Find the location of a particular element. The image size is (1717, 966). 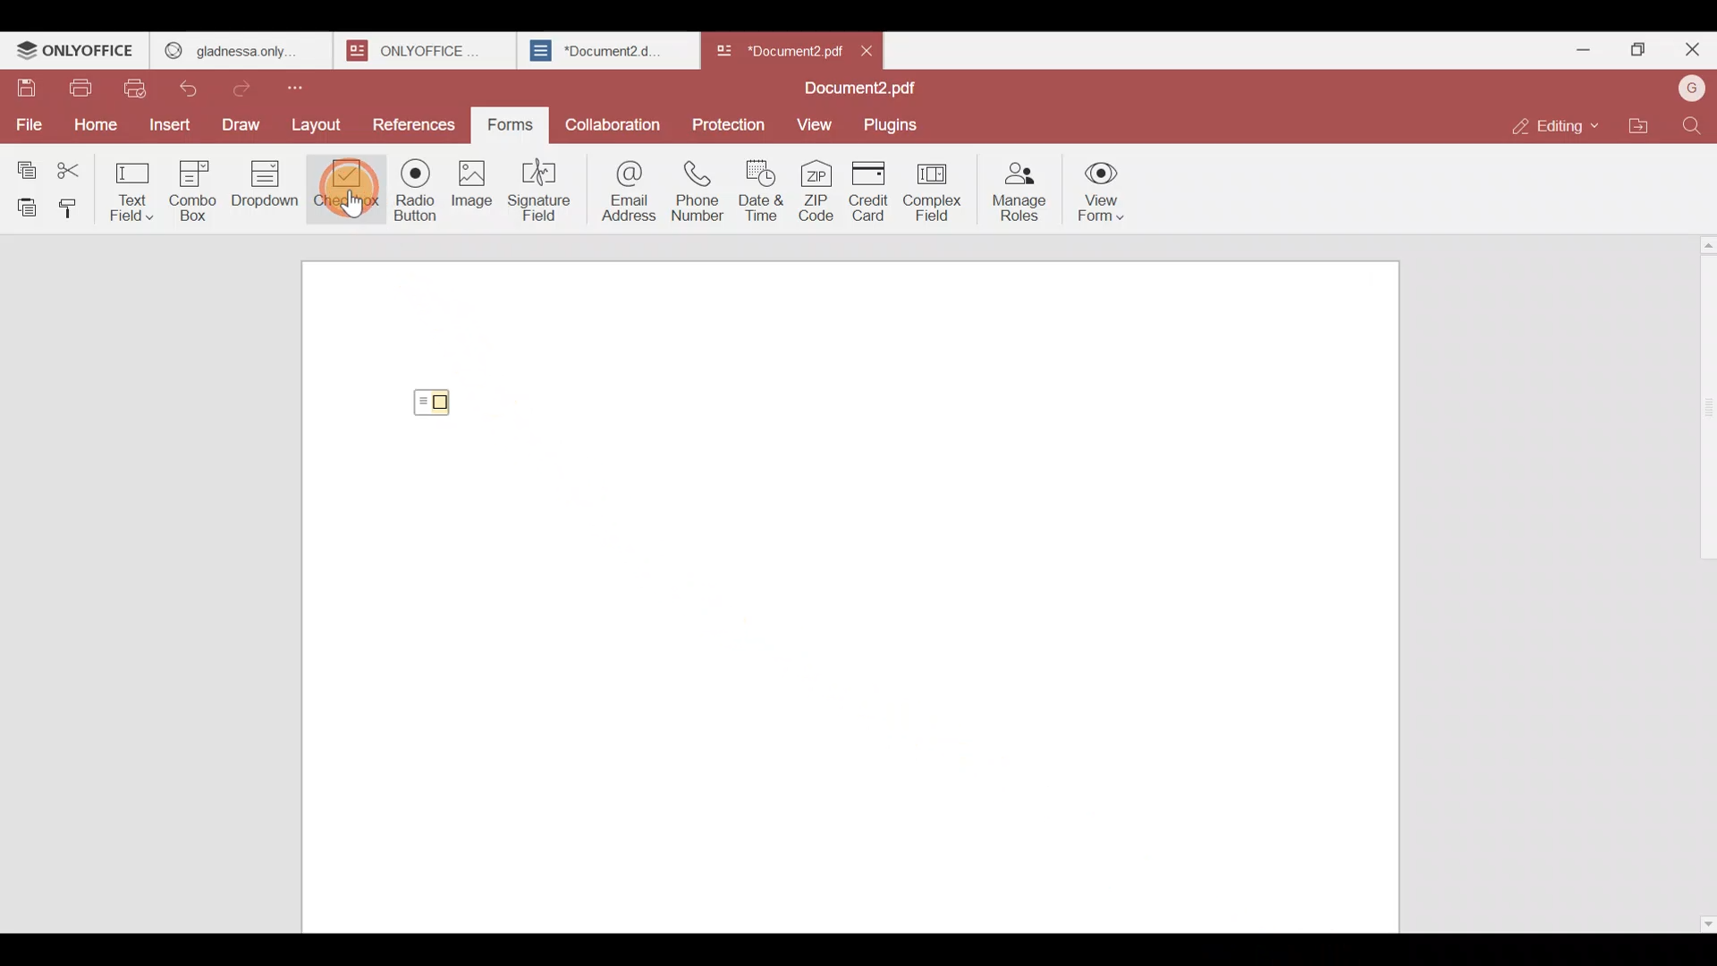

Open file location is located at coordinates (1638, 123).